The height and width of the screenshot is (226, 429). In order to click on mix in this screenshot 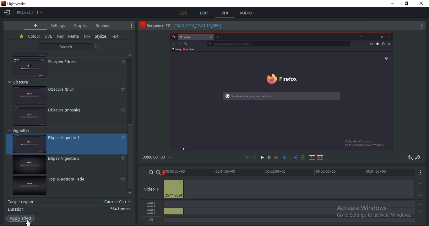, I will do `click(87, 36)`.